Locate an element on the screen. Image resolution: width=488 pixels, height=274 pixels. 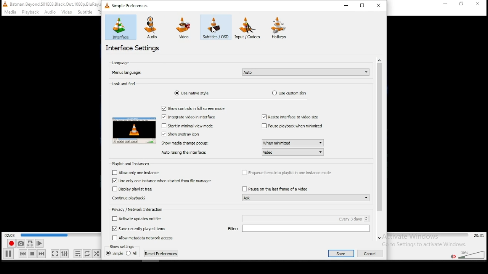
 is located at coordinates (135, 218).